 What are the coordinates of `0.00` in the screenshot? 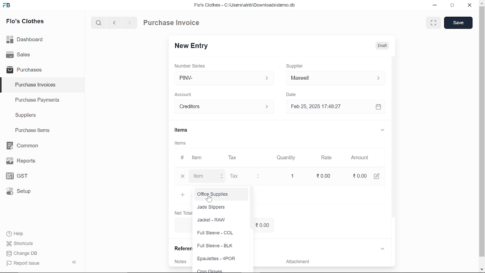 It's located at (361, 176).